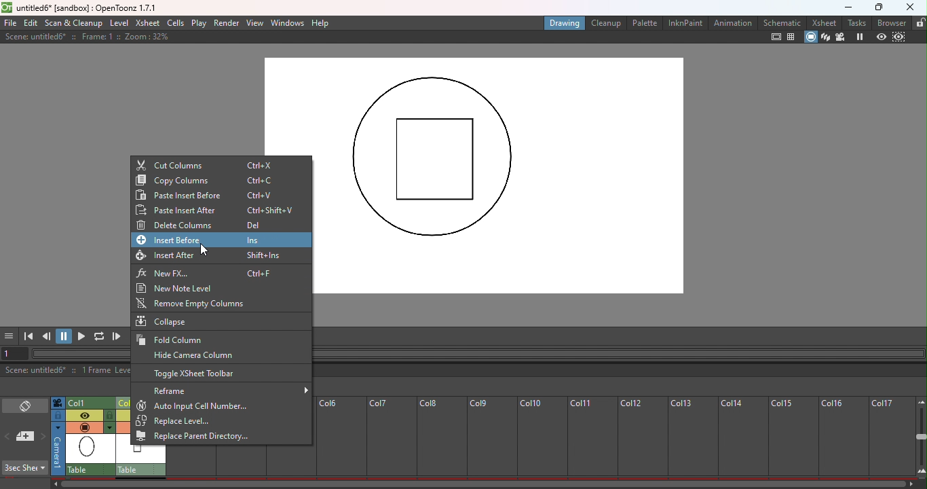 The image size is (927, 489). Describe the element at coordinates (732, 22) in the screenshot. I see `Animation` at that location.